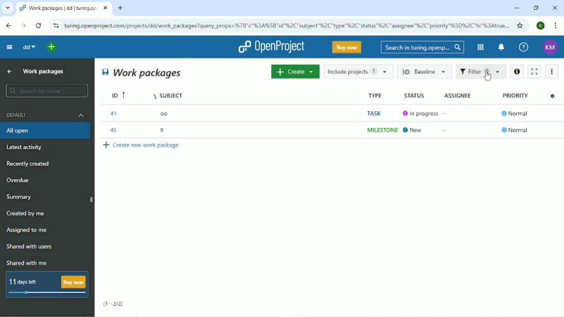 The height and width of the screenshot is (317, 564). Describe the element at coordinates (46, 284) in the screenshot. I see `11 days left buy now` at that location.